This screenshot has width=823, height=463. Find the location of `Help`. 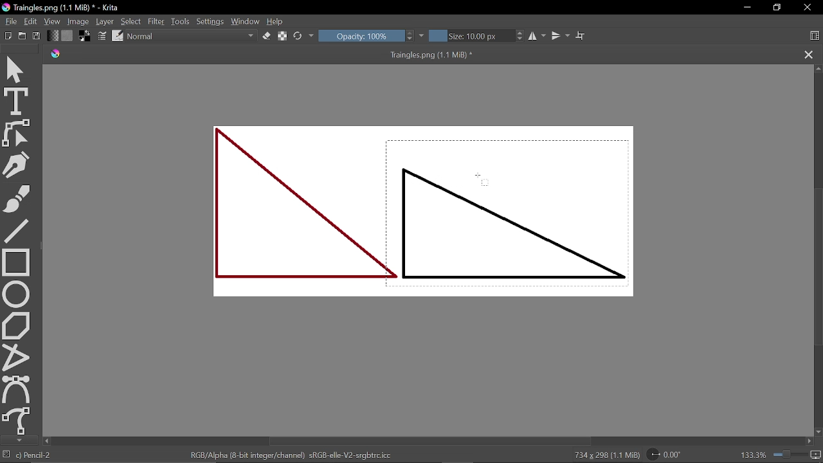

Help is located at coordinates (276, 22).